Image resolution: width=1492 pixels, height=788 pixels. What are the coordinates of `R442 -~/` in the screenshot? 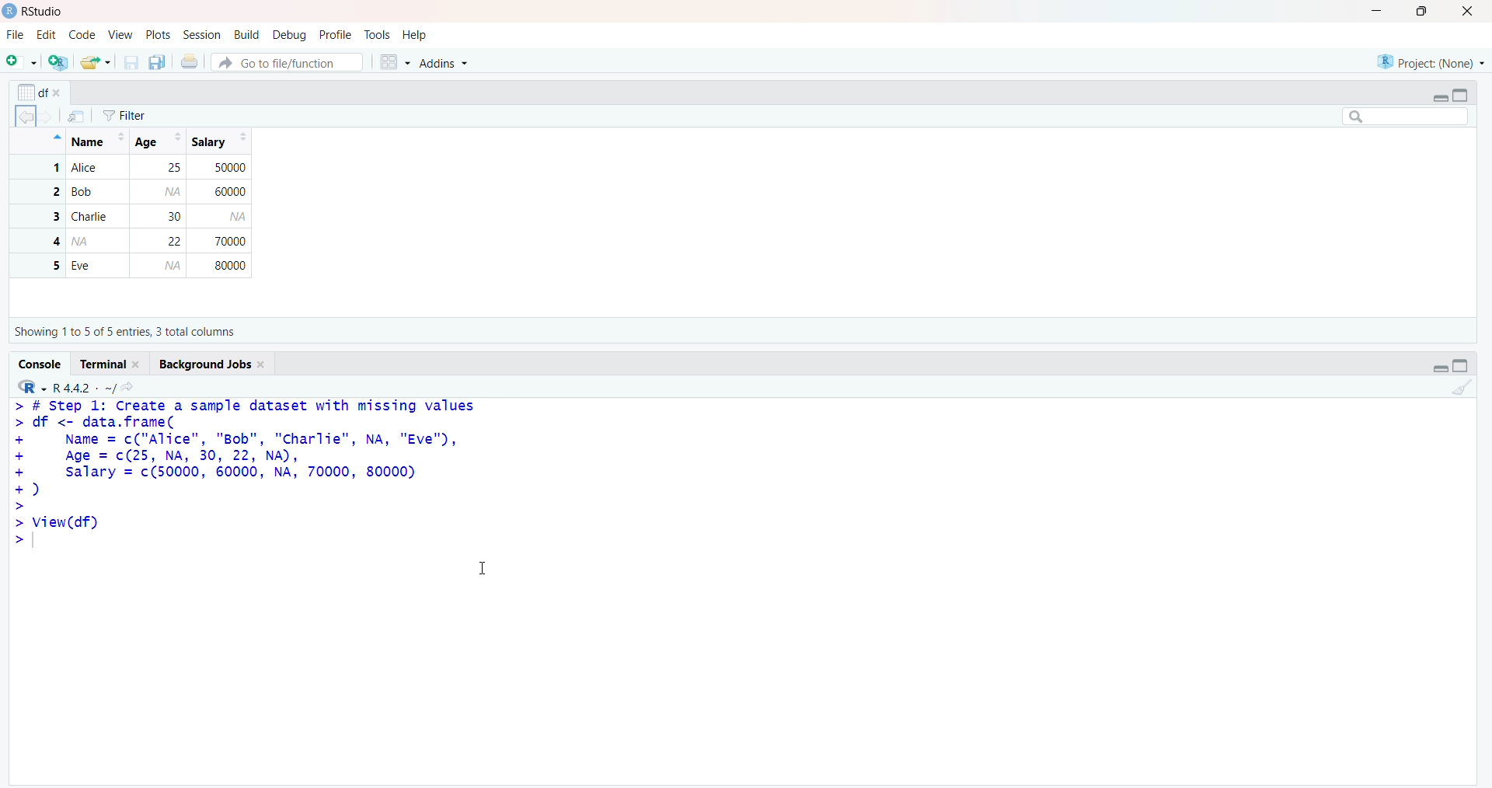 It's located at (82, 388).